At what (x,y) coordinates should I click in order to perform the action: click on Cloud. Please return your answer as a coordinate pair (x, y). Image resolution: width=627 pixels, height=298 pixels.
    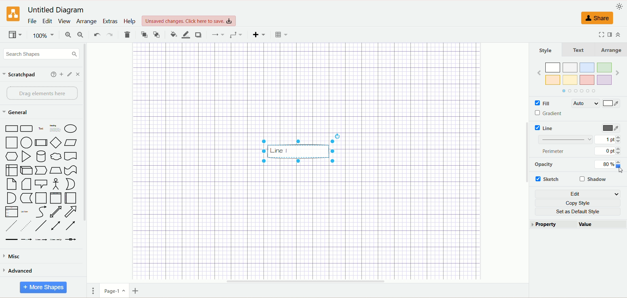
    Looking at the image, I should click on (56, 156).